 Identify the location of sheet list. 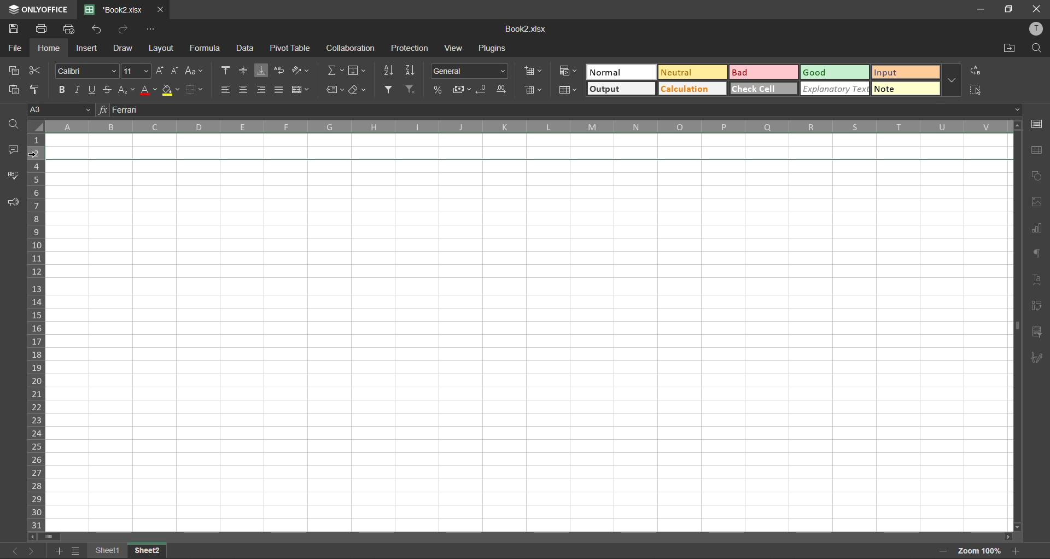
(77, 551).